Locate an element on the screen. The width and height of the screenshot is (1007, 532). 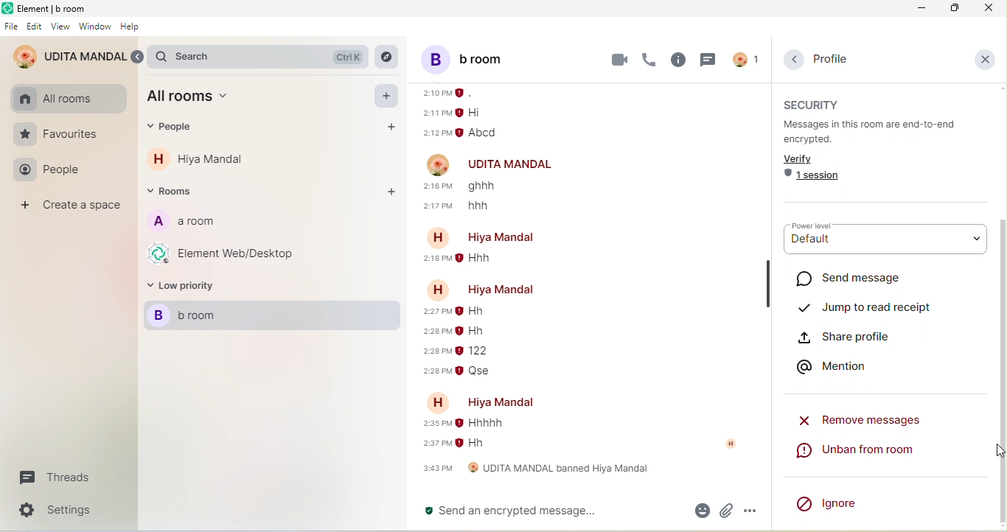
122-older message from hiya mandal is located at coordinates (476, 351).